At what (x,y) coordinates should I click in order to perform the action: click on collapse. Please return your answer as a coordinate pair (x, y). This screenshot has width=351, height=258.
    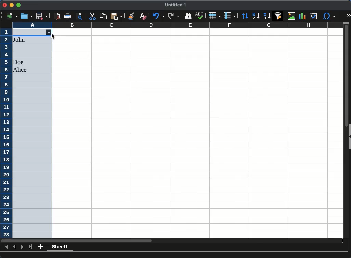
    Looking at the image, I should click on (349, 137).